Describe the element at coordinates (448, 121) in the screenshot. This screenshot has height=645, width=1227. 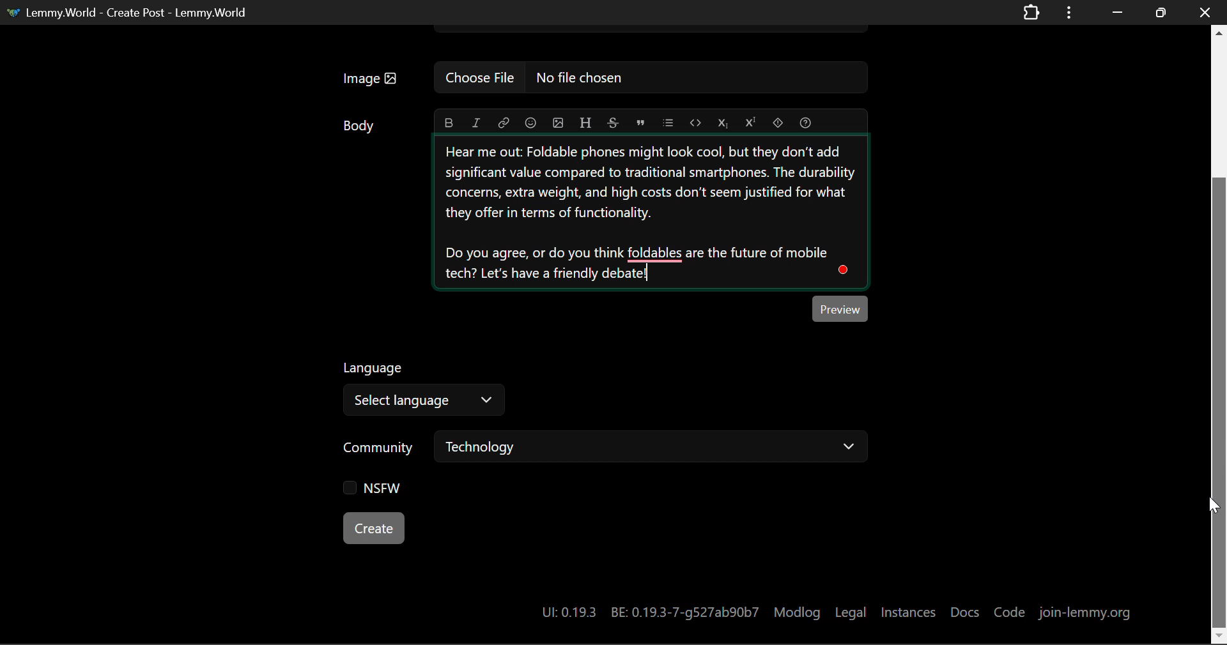
I see `bold` at that location.